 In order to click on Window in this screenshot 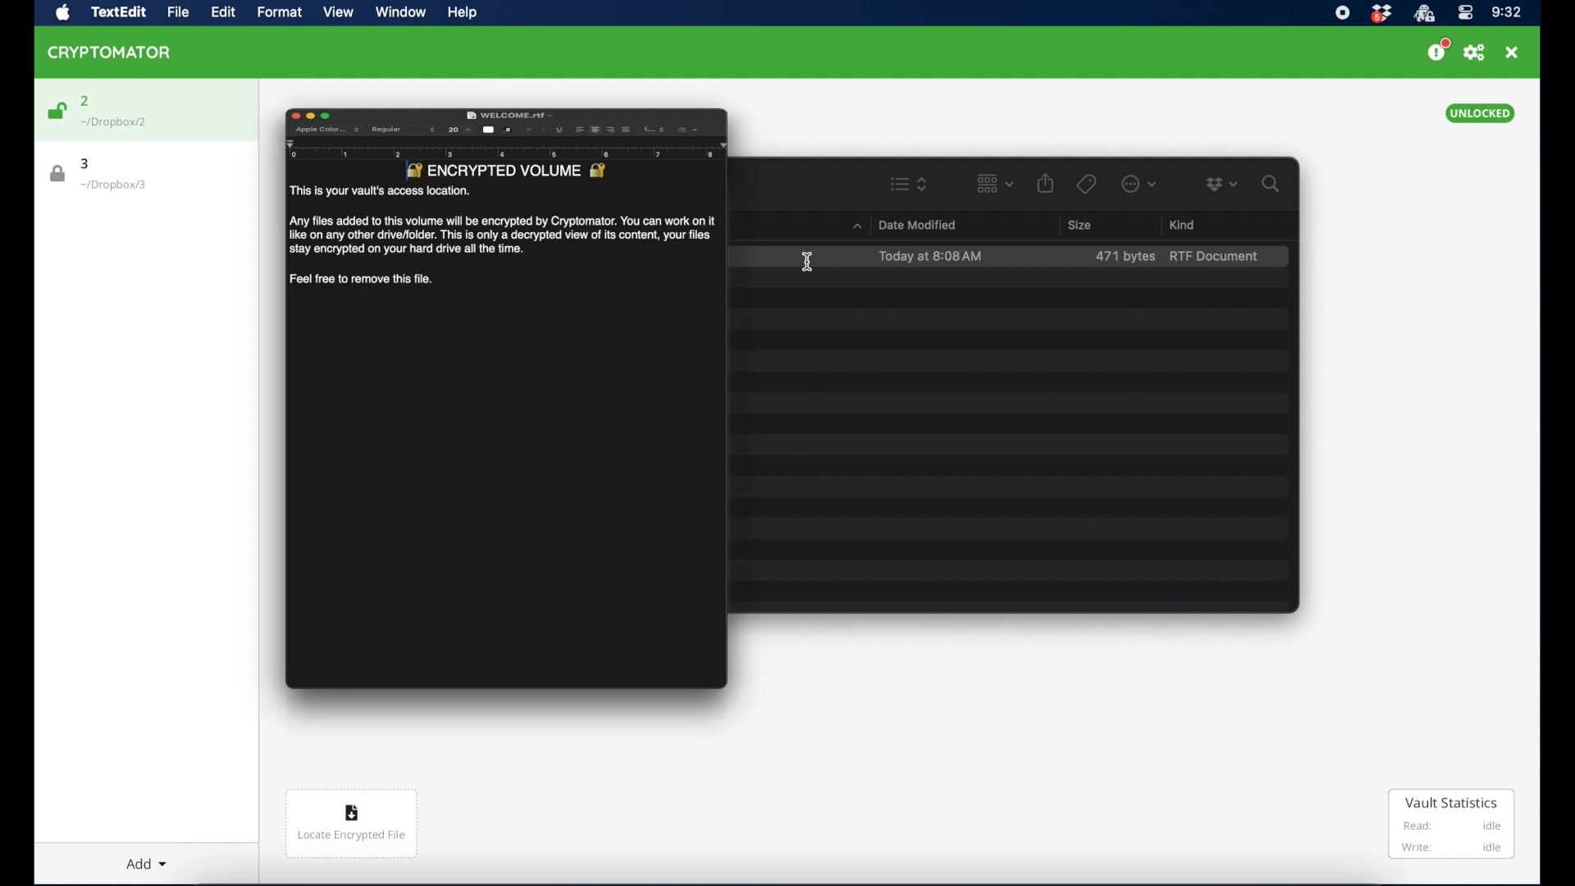, I will do `click(401, 11)`.